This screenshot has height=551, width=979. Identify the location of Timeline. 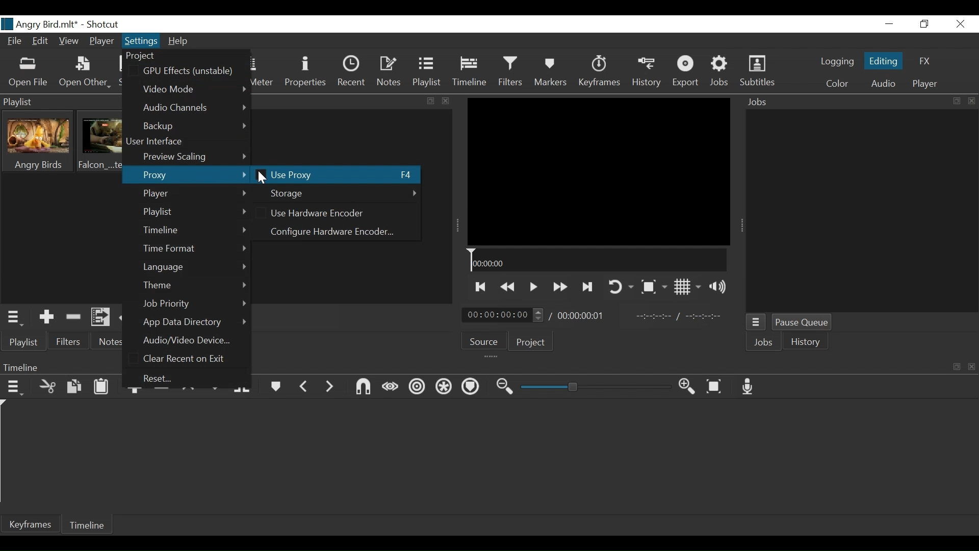
(88, 524).